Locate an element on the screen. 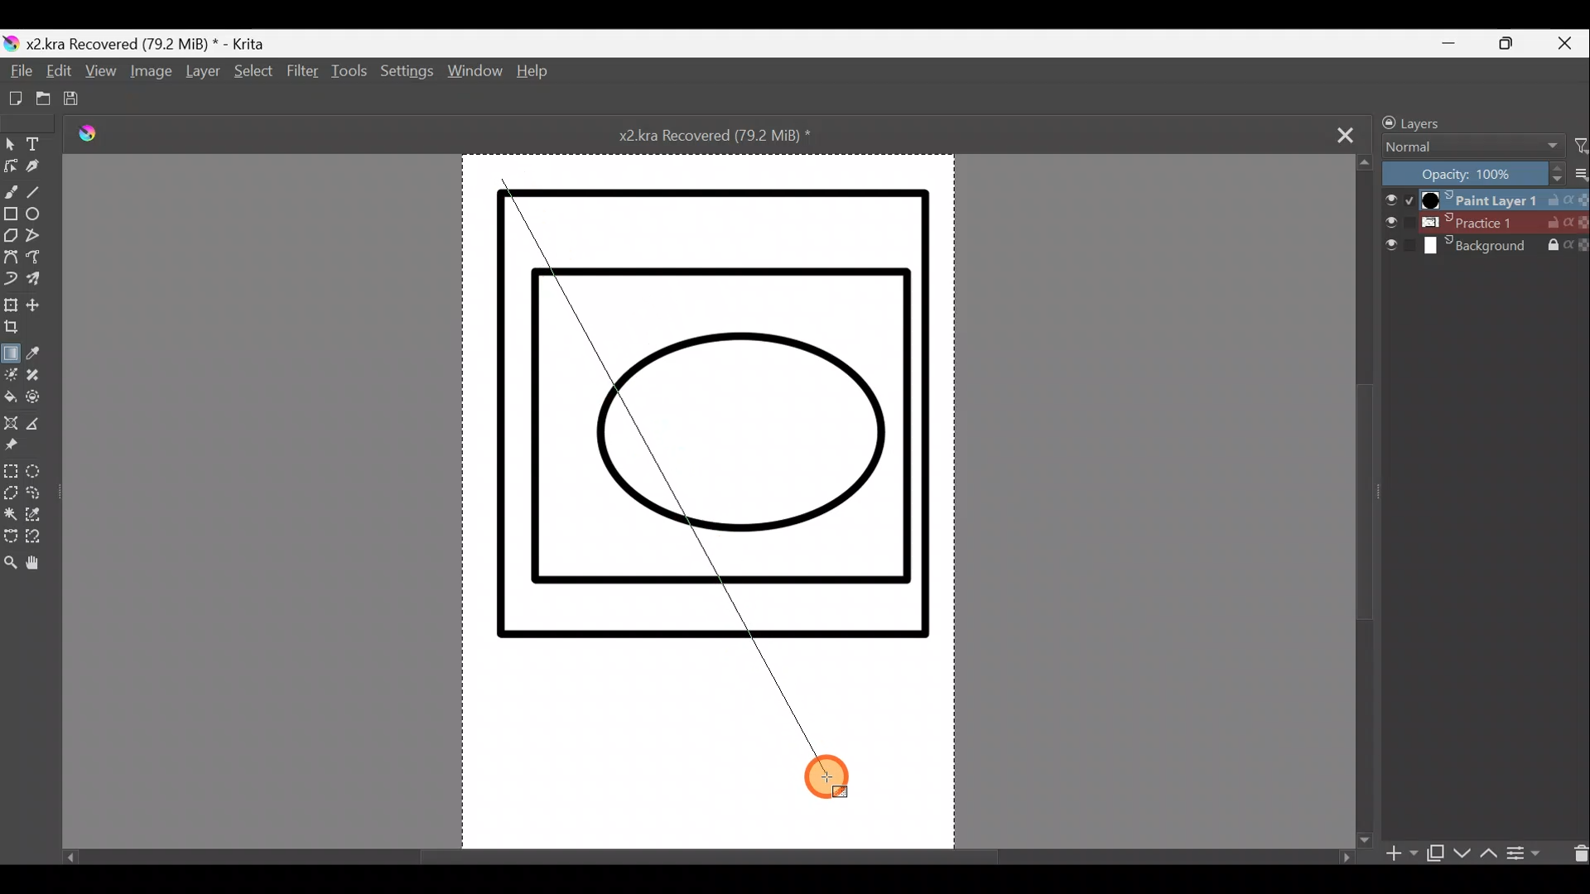  Close tab is located at coordinates (1346, 133).